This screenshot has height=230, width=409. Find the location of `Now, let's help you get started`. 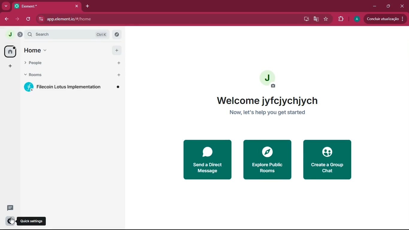

Now, let's help you get started is located at coordinates (267, 112).